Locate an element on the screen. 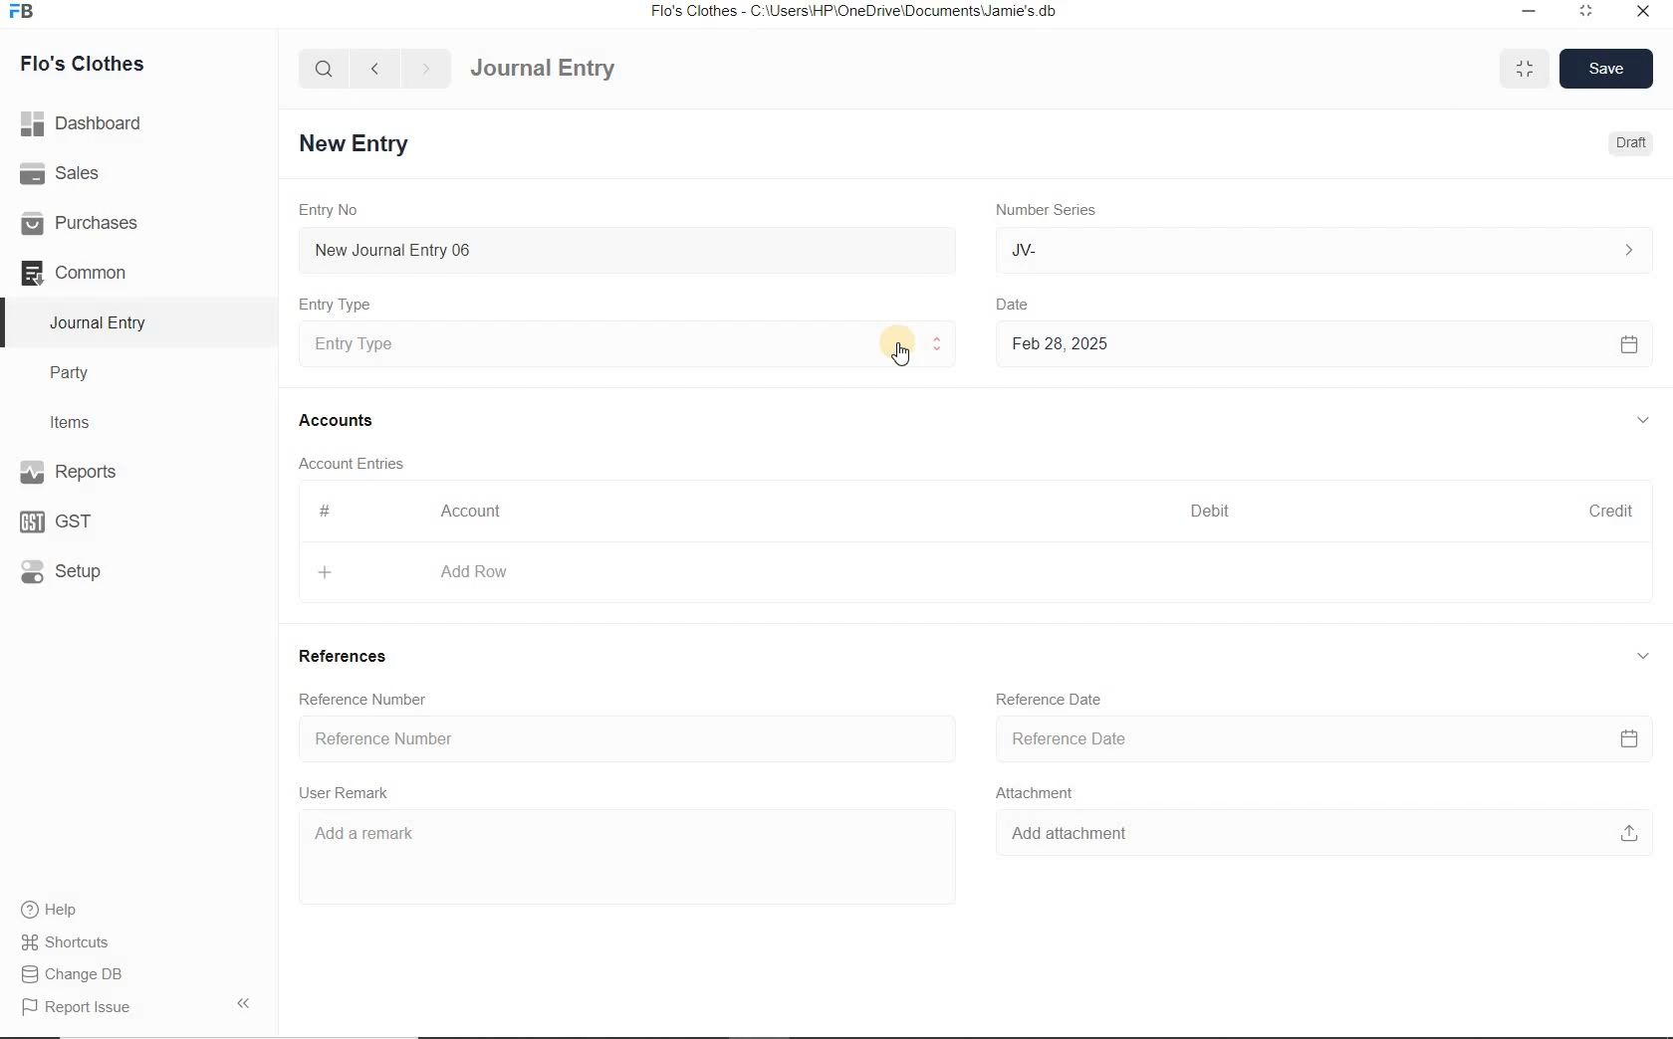 This screenshot has width=1673, height=1039. Collpase is located at coordinates (243, 1002).